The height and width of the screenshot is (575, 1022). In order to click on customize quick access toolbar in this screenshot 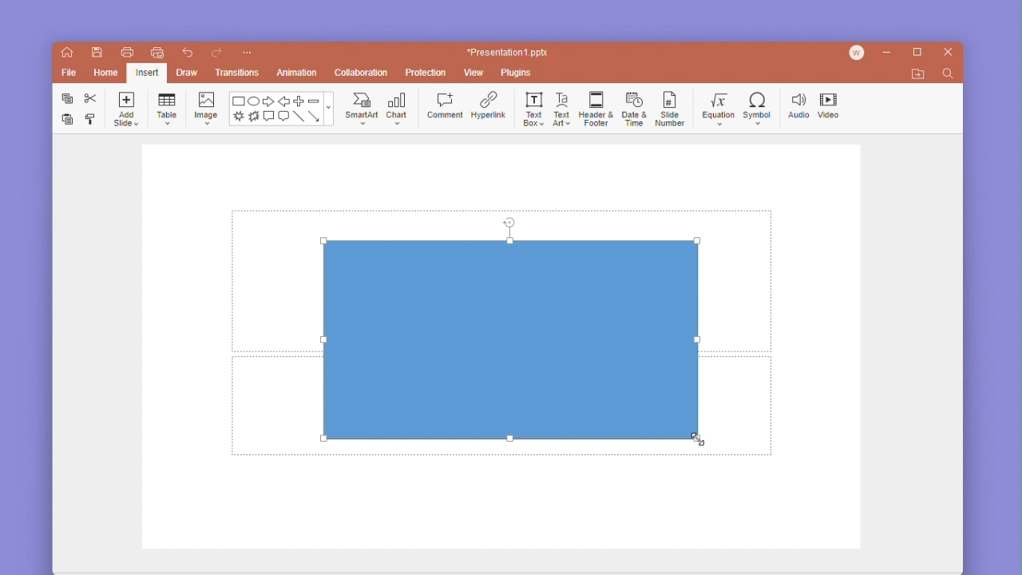, I will do `click(248, 51)`.